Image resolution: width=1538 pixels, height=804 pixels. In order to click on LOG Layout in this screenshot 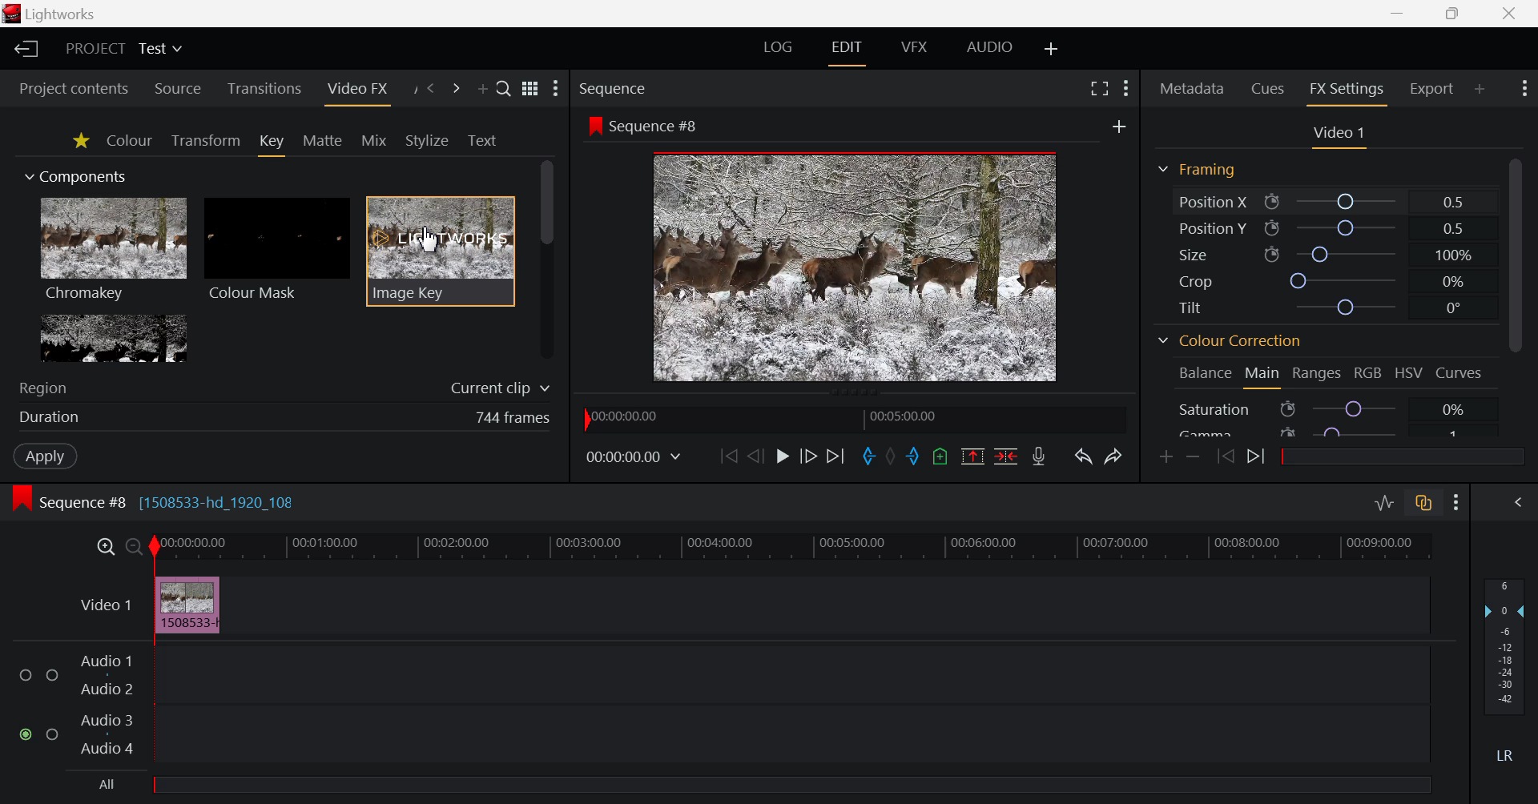, I will do `click(782, 48)`.